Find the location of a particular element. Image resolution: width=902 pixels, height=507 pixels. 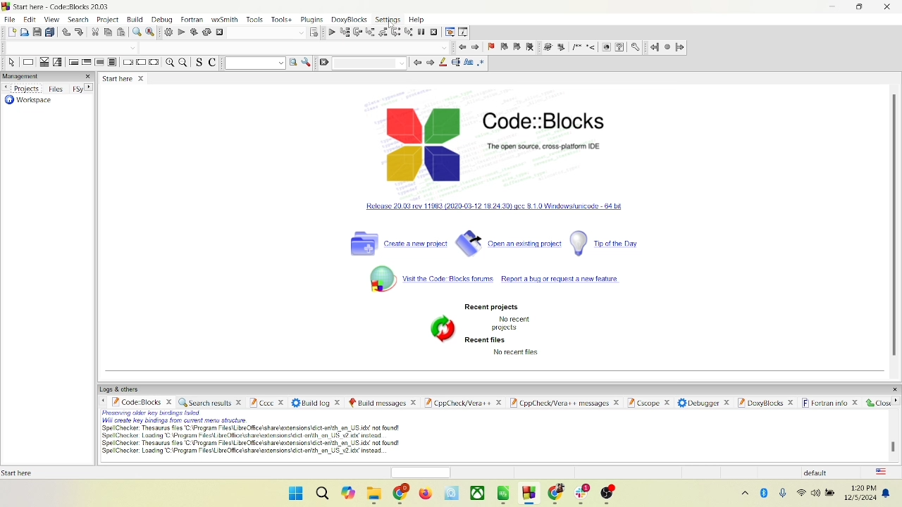

logo is located at coordinates (418, 144).